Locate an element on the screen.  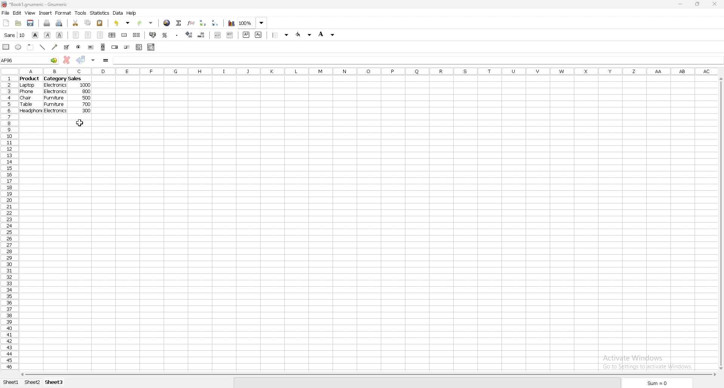
sheet 3 is located at coordinates (54, 383).